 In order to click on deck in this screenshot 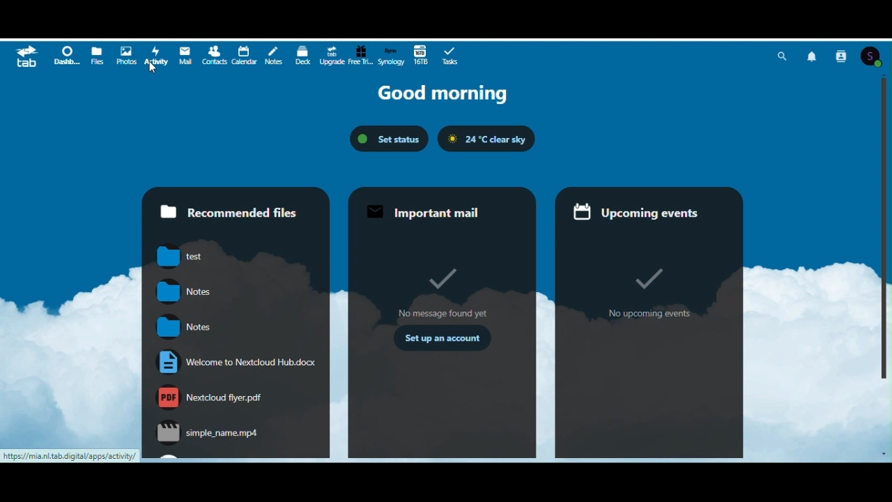, I will do `click(304, 55)`.